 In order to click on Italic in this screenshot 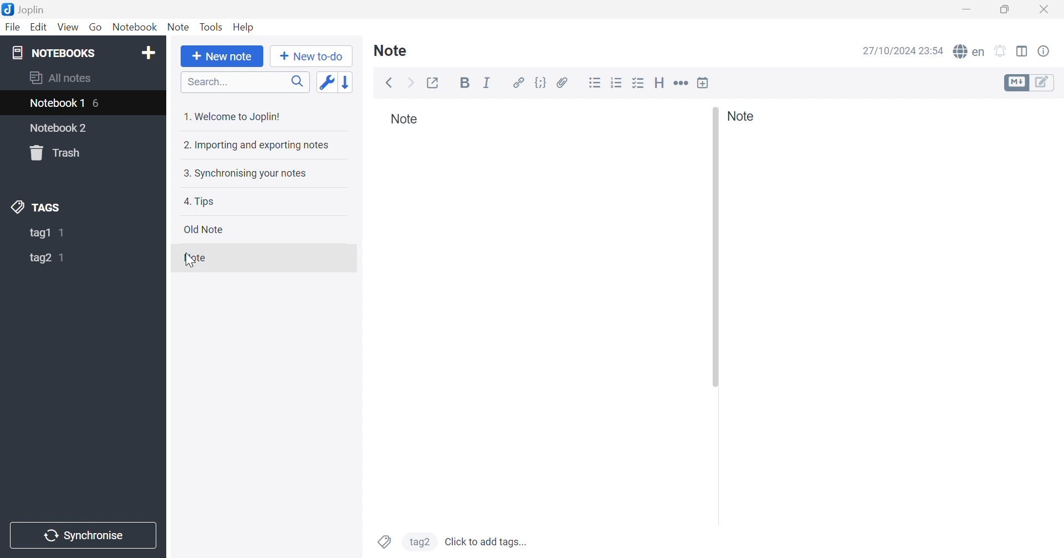, I will do `click(487, 83)`.